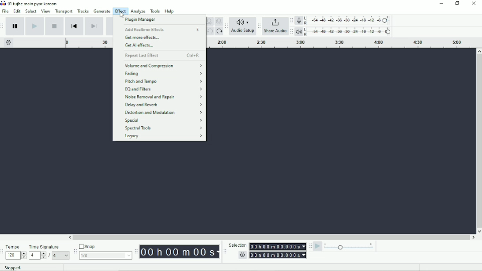 This screenshot has height=271, width=482. Describe the element at coordinates (267, 251) in the screenshot. I see `Selection` at that location.